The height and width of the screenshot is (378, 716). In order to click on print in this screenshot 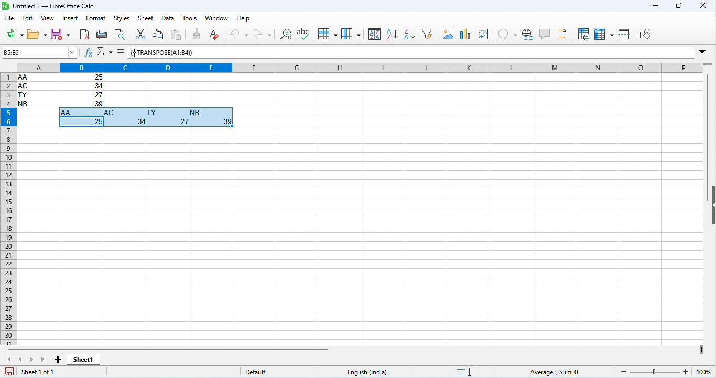, I will do `click(101, 36)`.